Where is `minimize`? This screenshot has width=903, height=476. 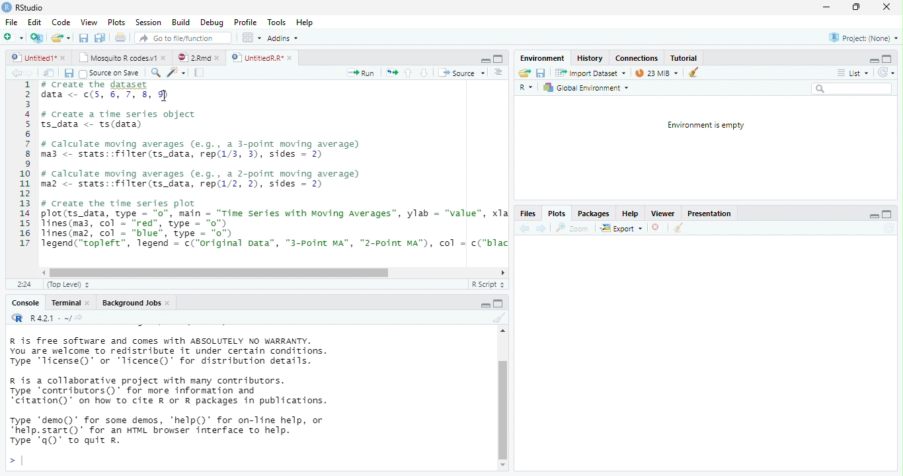 minimize is located at coordinates (498, 303).